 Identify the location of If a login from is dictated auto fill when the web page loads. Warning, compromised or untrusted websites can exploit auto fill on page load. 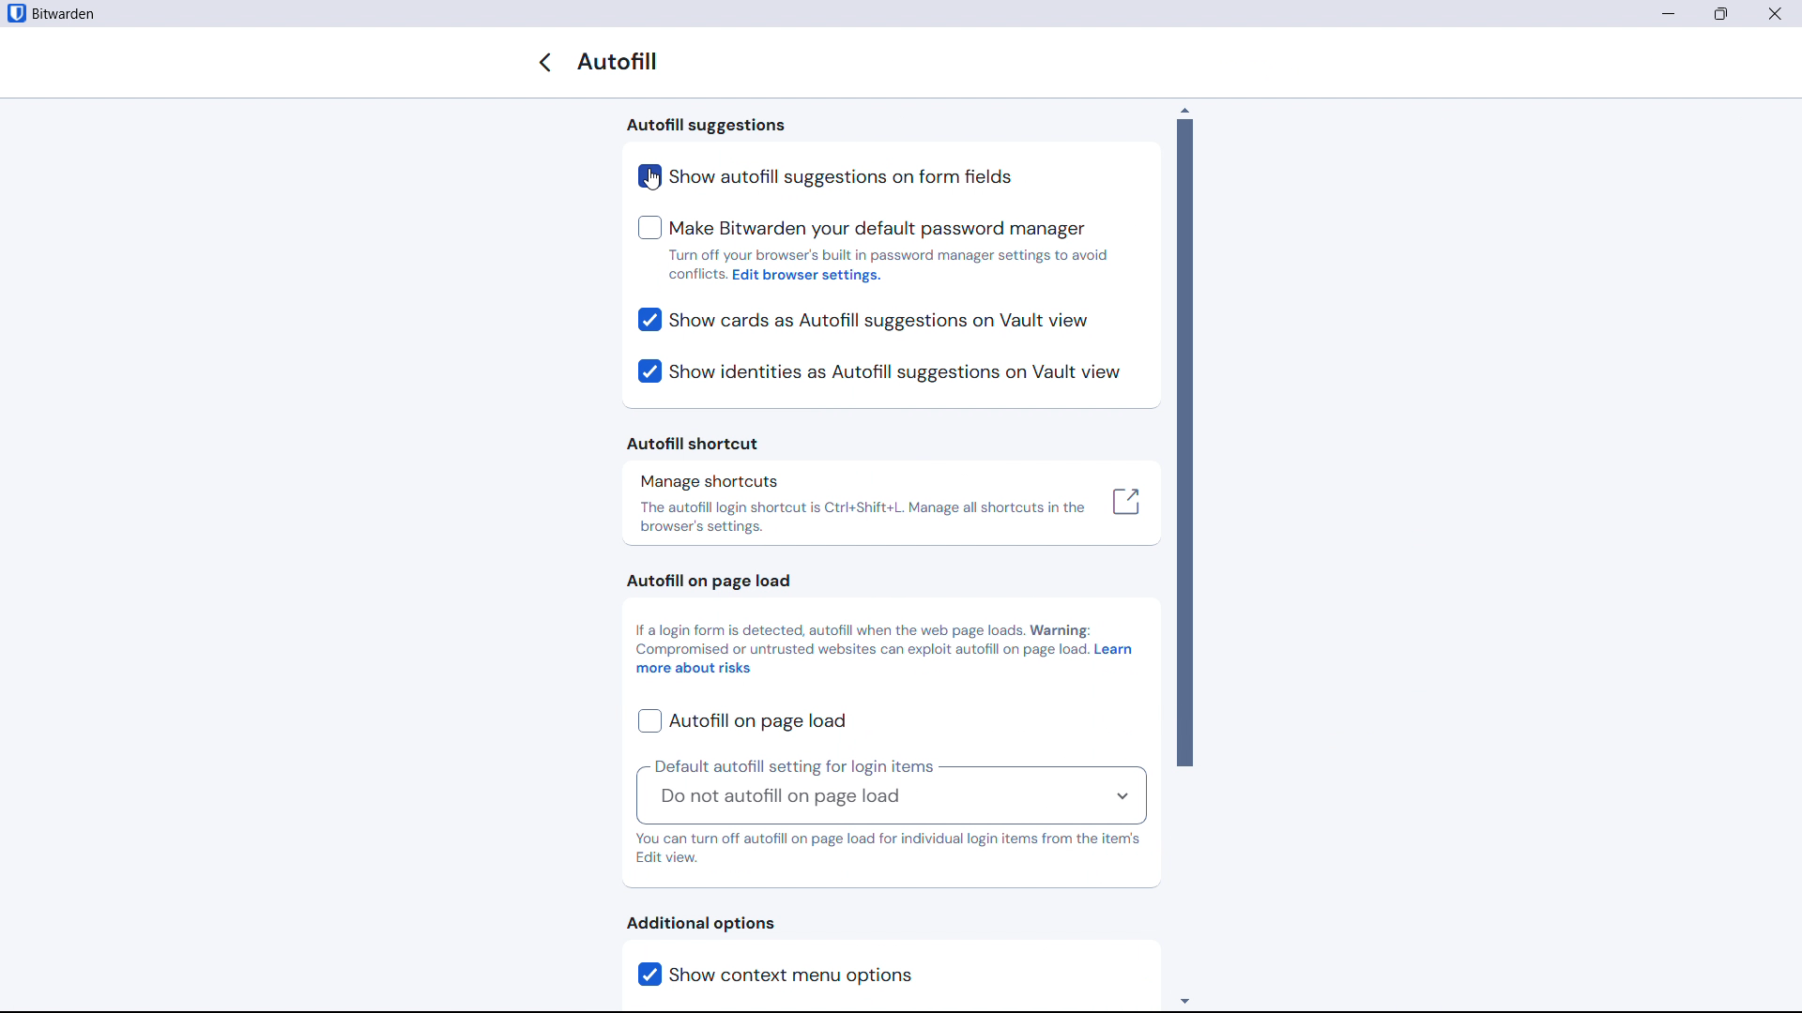
(861, 639).